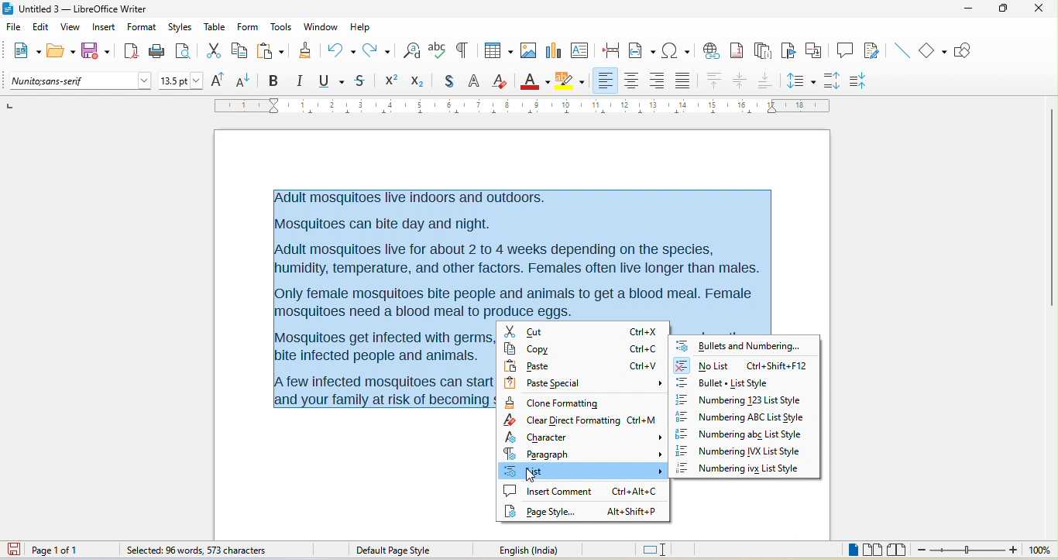 The width and height of the screenshot is (1058, 559). I want to click on numbering ivx list style, so click(746, 469).